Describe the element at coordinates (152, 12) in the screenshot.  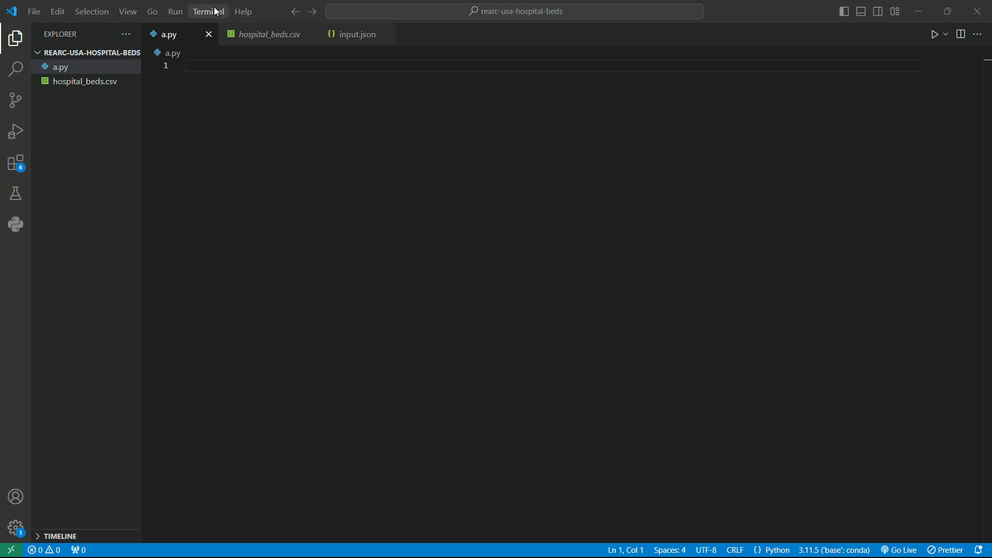
I see `go menu` at that location.